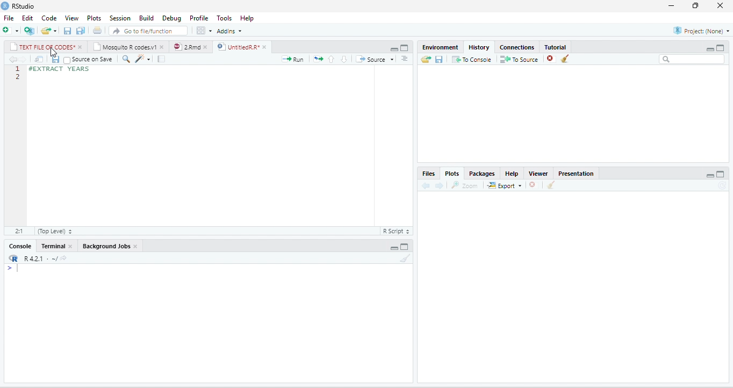  I want to click on down, so click(344, 59).